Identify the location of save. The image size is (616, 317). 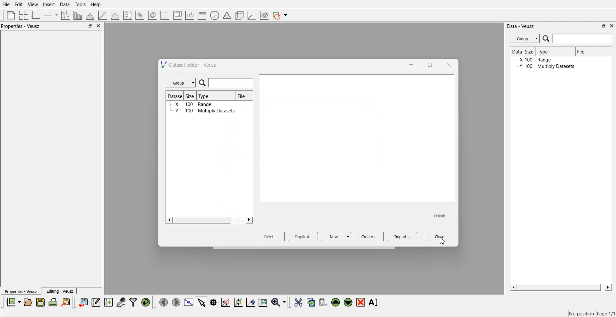
(41, 302).